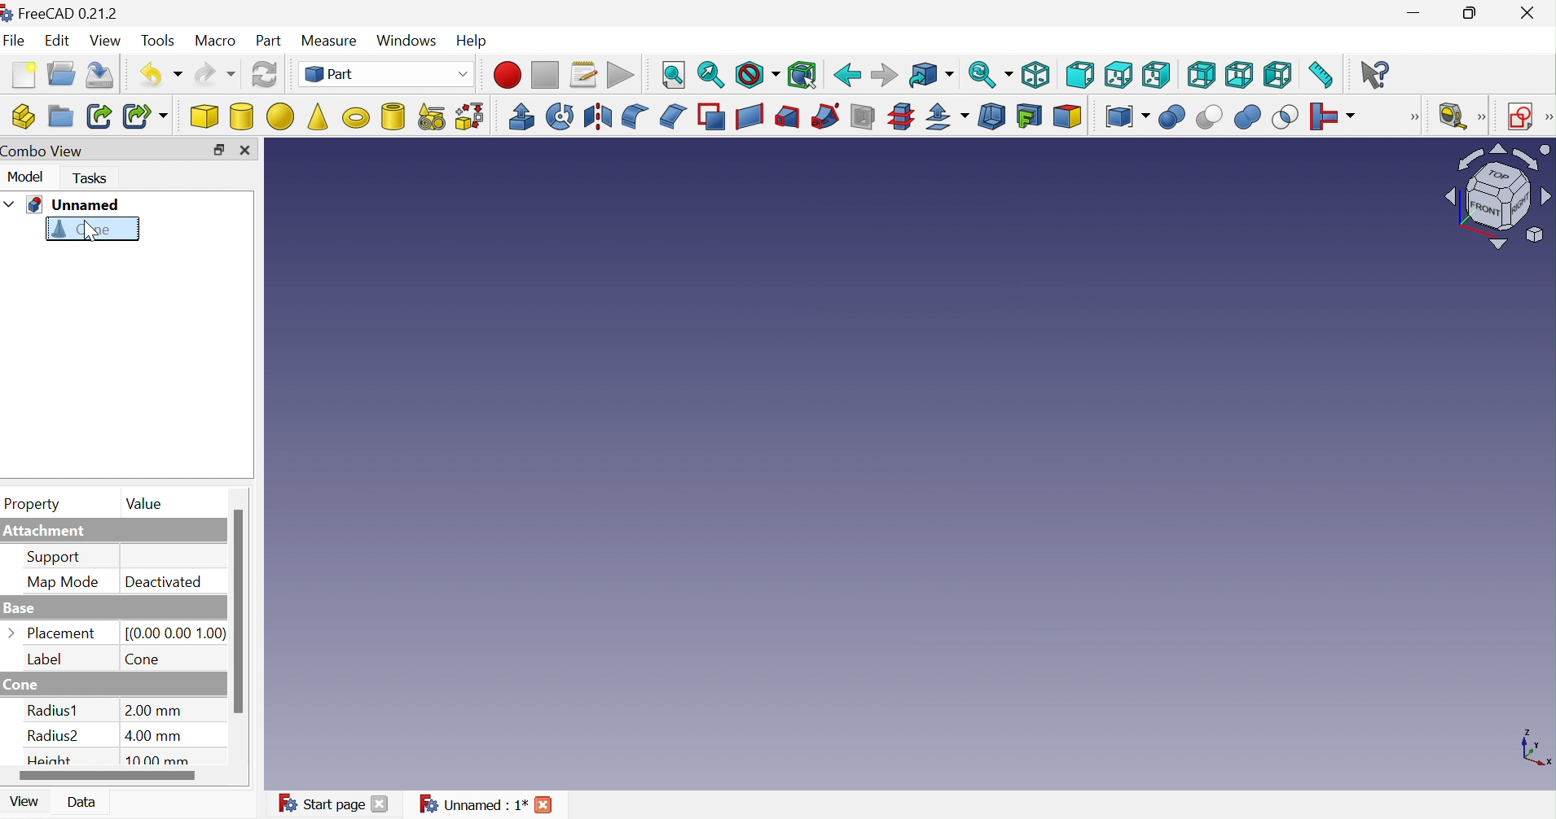 The width and height of the screenshot is (1556, 819). What do you see at coordinates (20, 610) in the screenshot?
I see `Base` at bounding box center [20, 610].